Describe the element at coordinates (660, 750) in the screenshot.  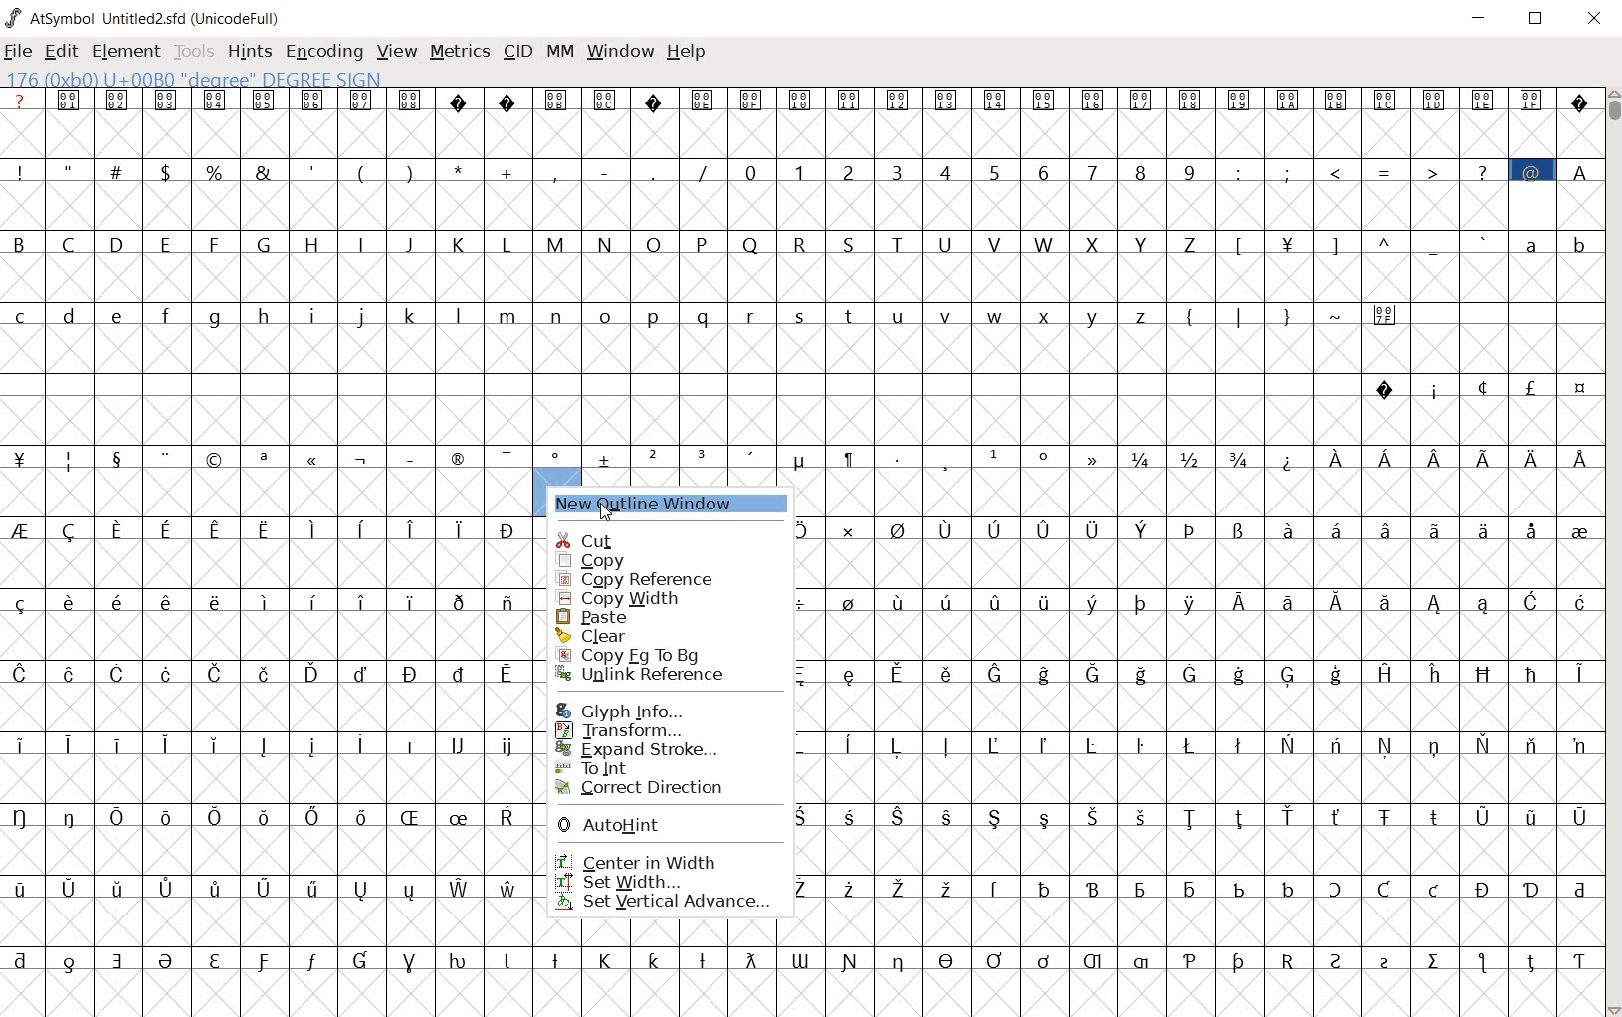
I see `Expand Stroke` at that location.